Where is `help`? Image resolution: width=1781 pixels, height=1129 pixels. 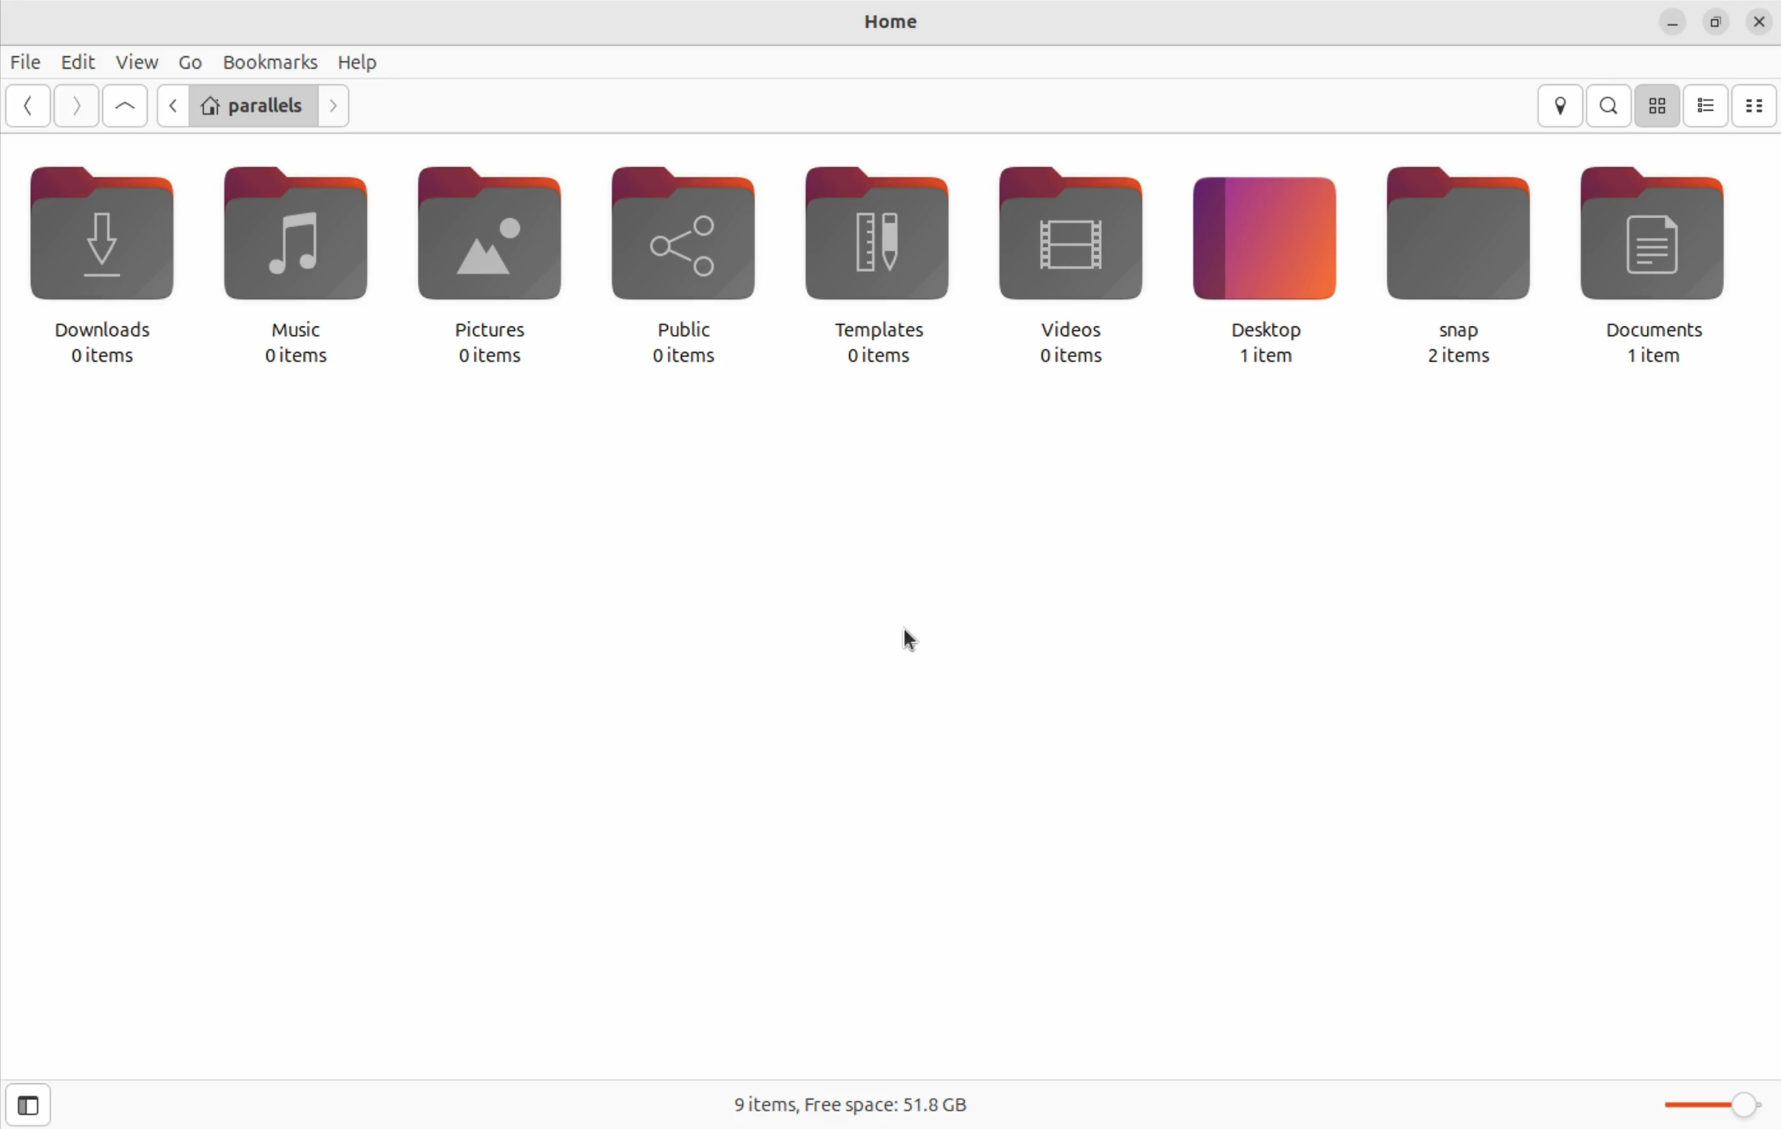
help is located at coordinates (360, 64).